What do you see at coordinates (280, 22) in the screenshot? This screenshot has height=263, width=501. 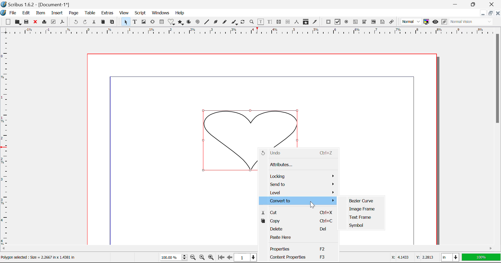 I see `Link Text Frames` at bounding box center [280, 22].